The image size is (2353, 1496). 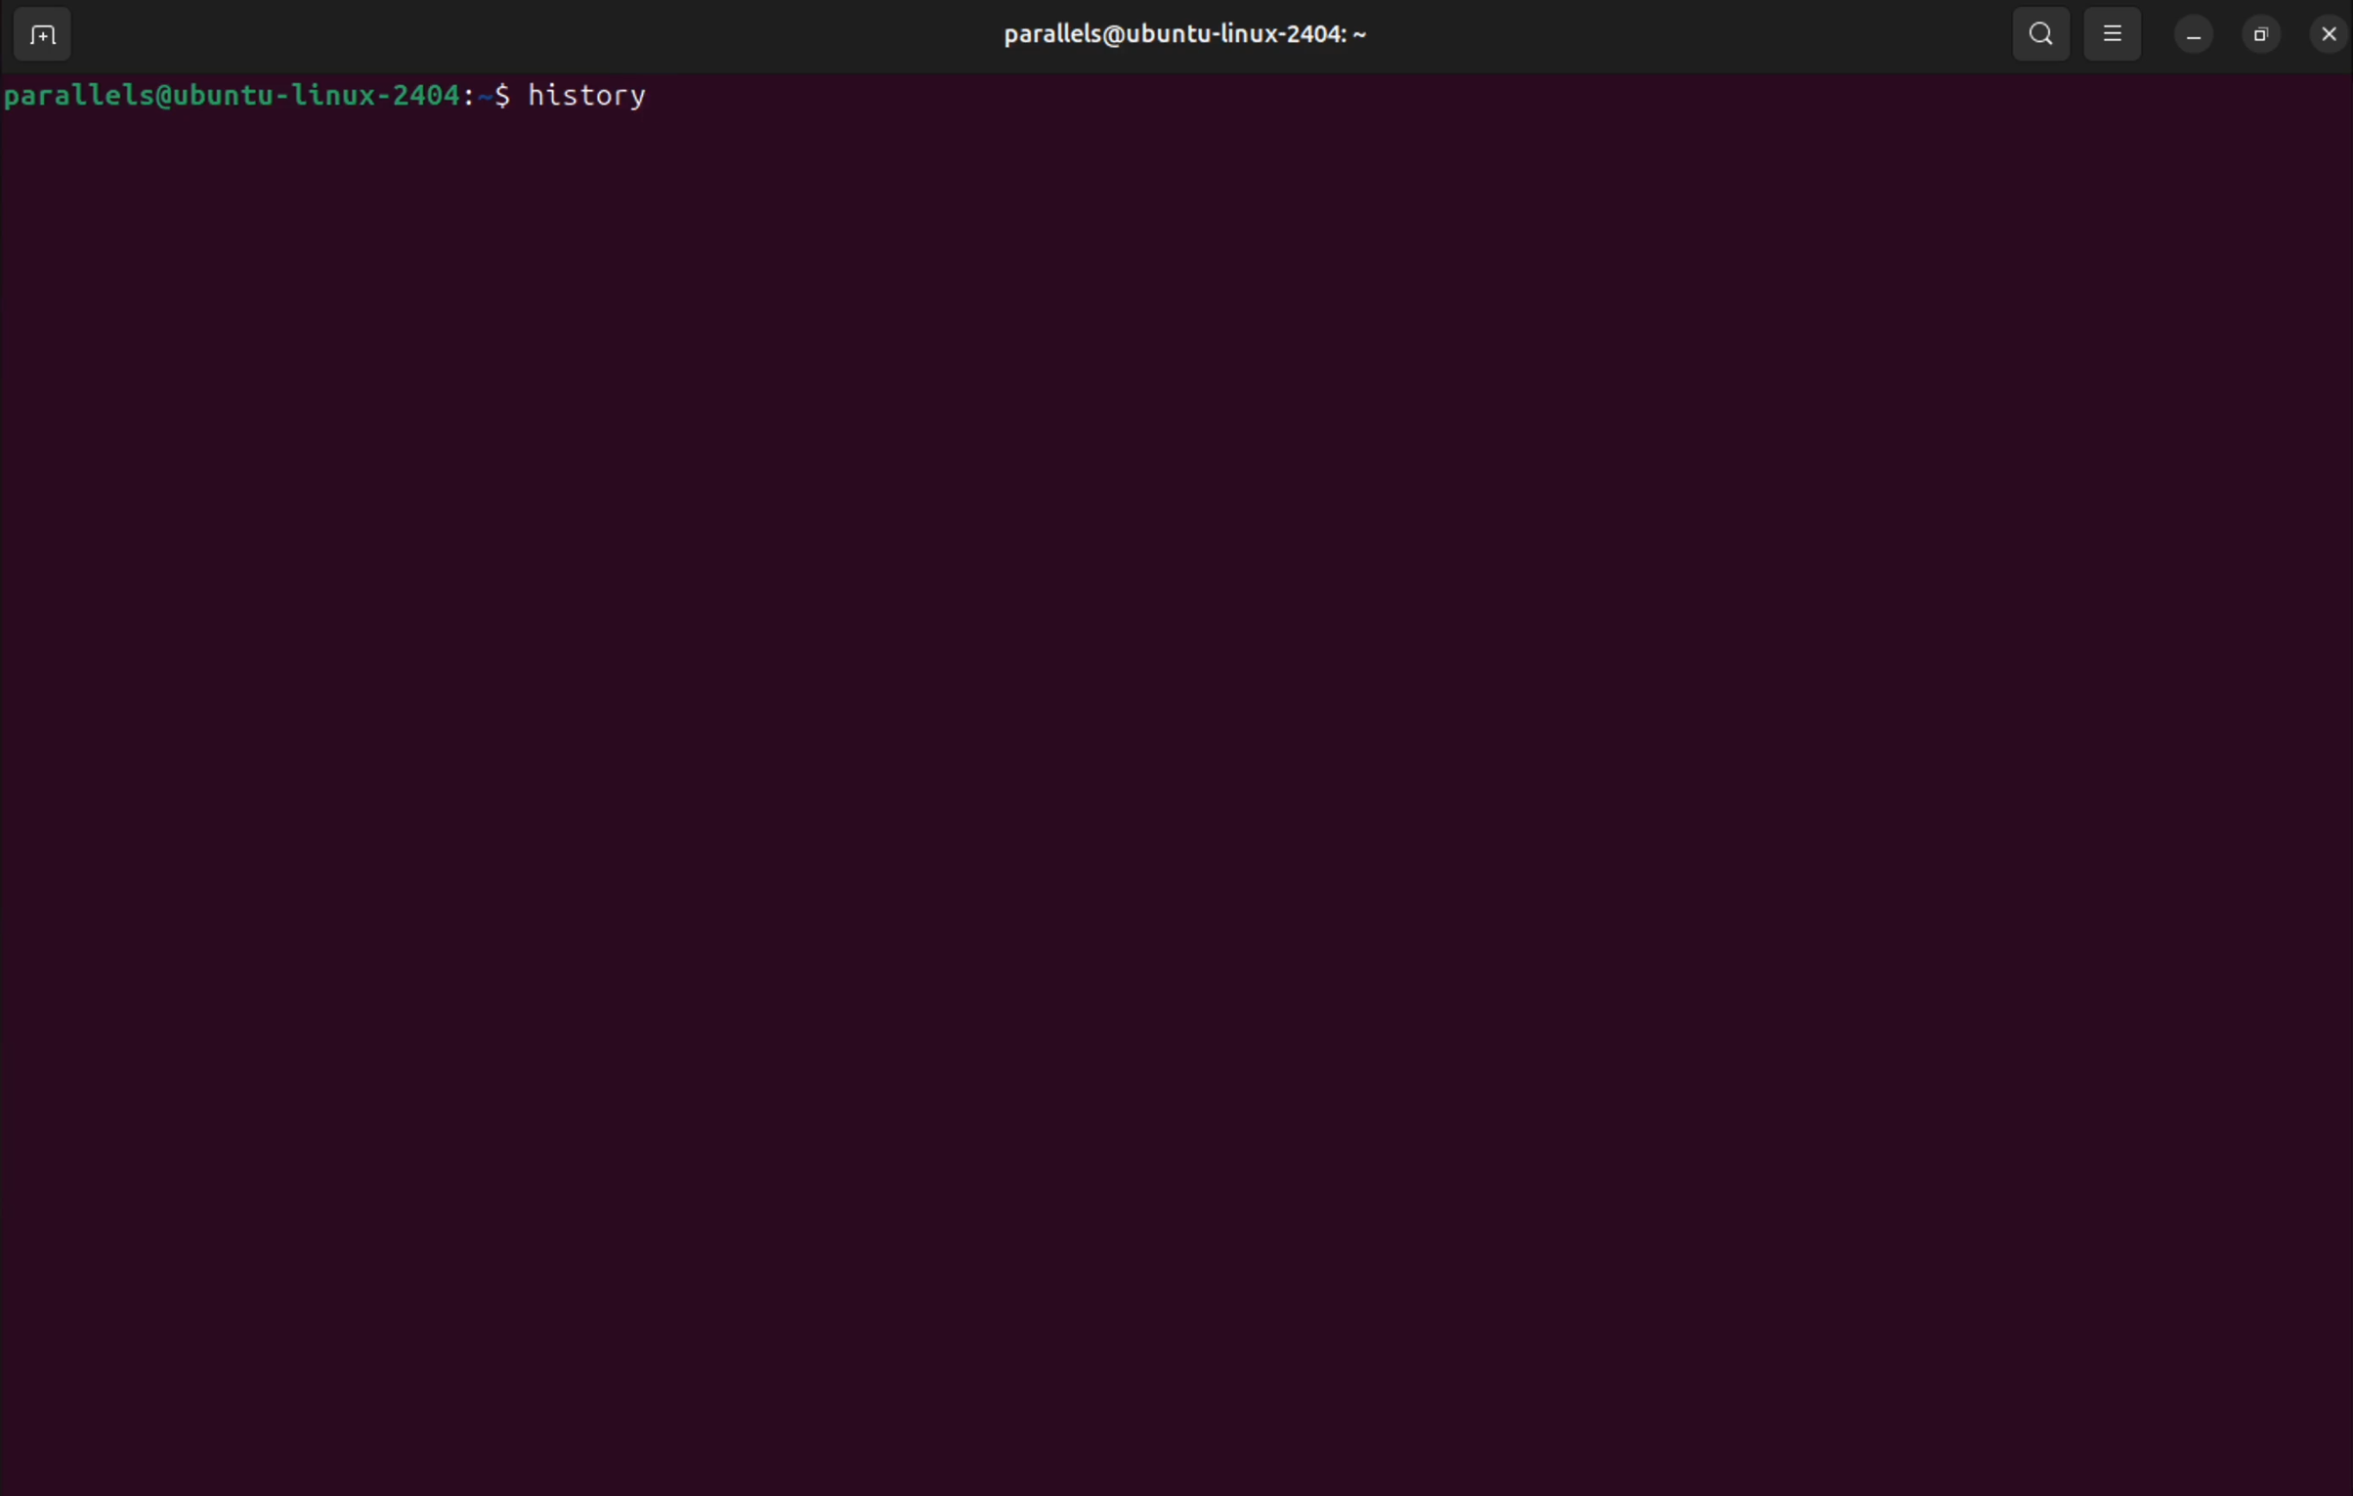 What do you see at coordinates (43, 37) in the screenshot?
I see `add terminal` at bounding box center [43, 37].